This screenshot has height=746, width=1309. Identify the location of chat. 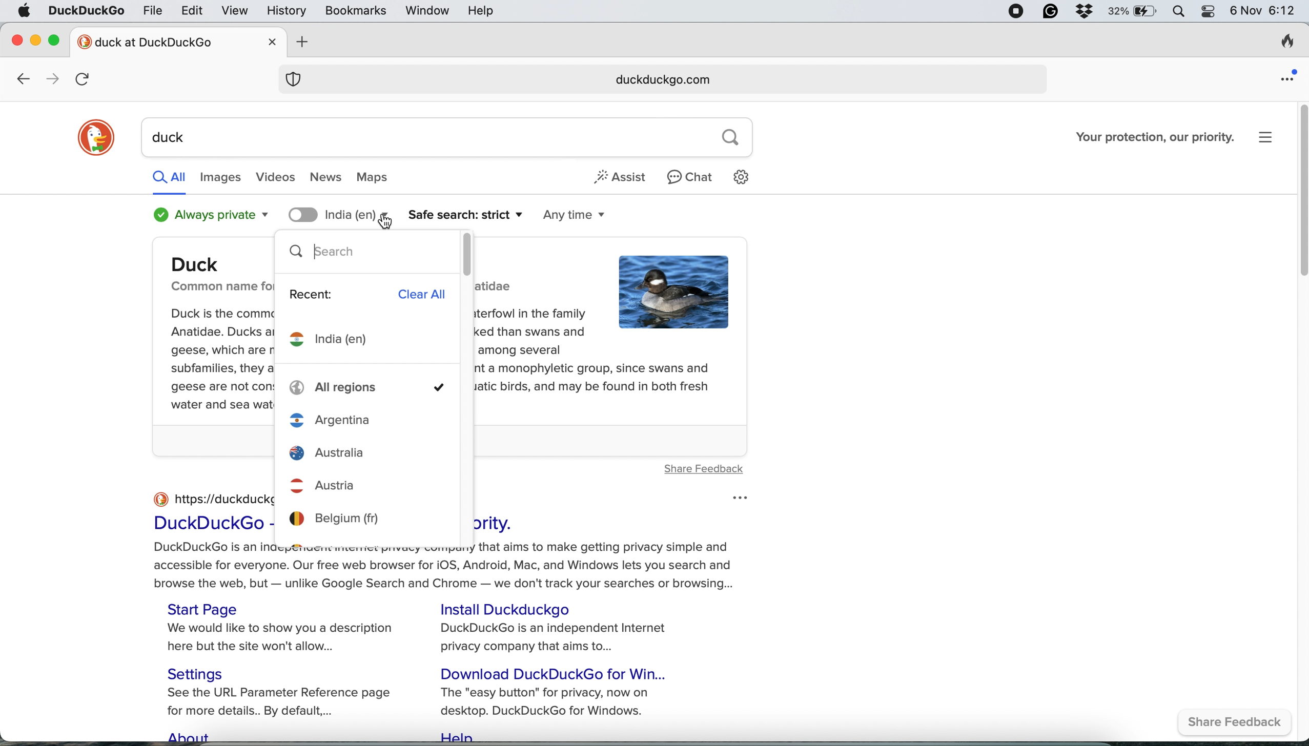
(691, 176).